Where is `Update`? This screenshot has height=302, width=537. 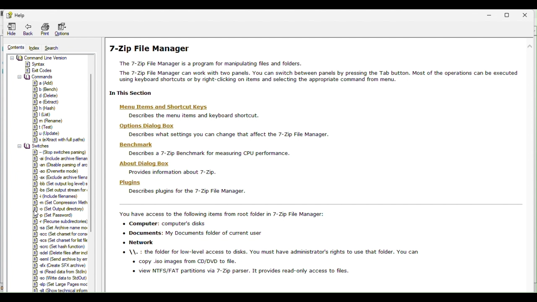 Update is located at coordinates (45, 134).